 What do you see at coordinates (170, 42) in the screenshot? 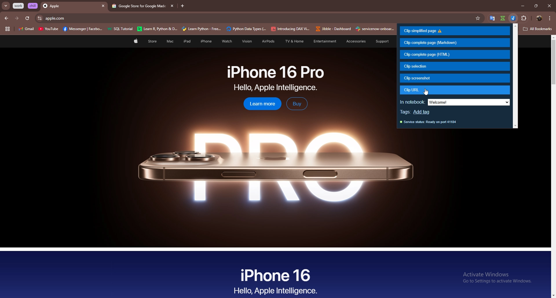
I see `Mac` at bounding box center [170, 42].